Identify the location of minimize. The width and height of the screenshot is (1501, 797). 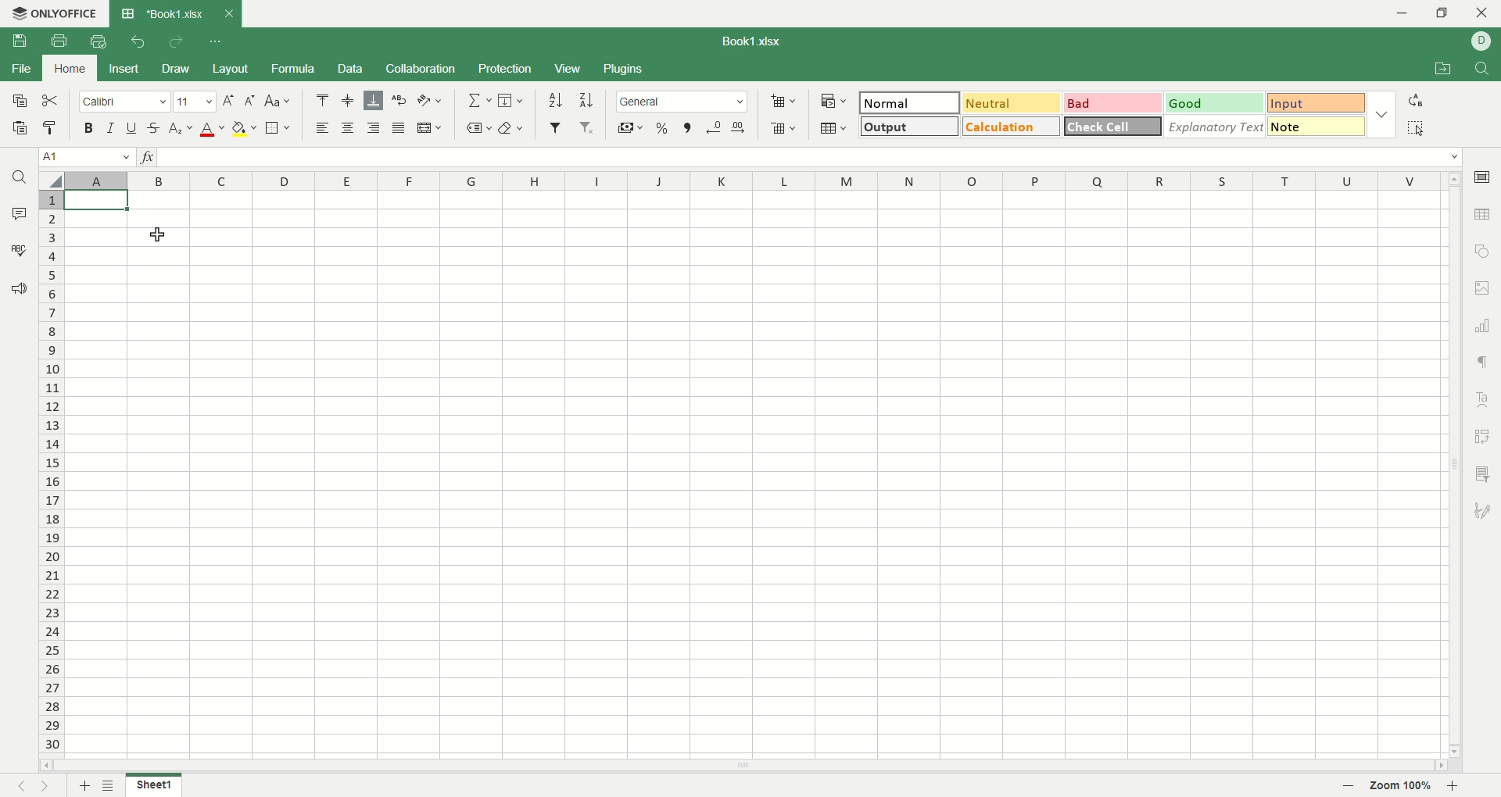
(1406, 13).